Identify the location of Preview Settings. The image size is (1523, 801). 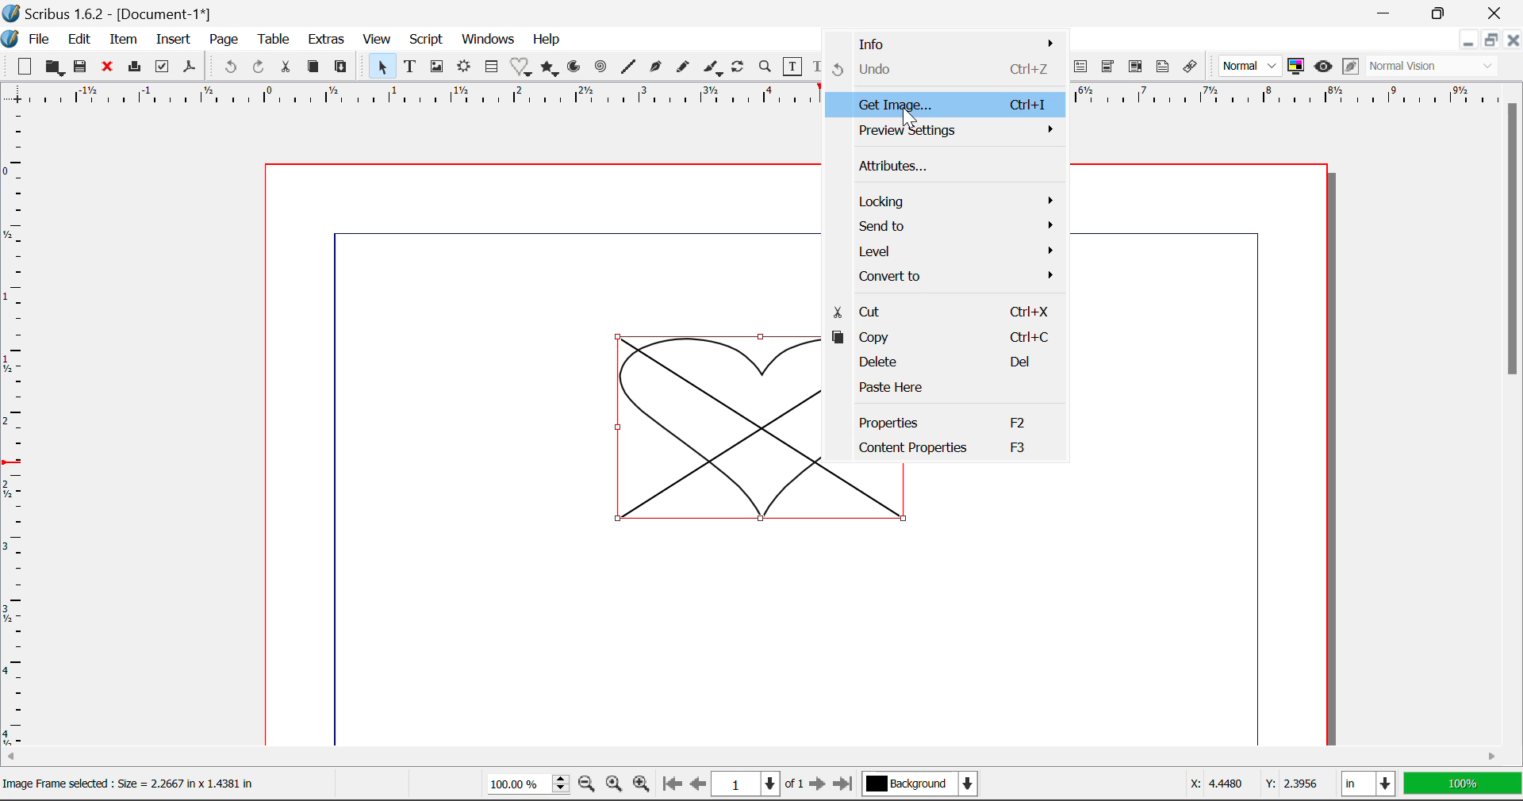
(950, 130).